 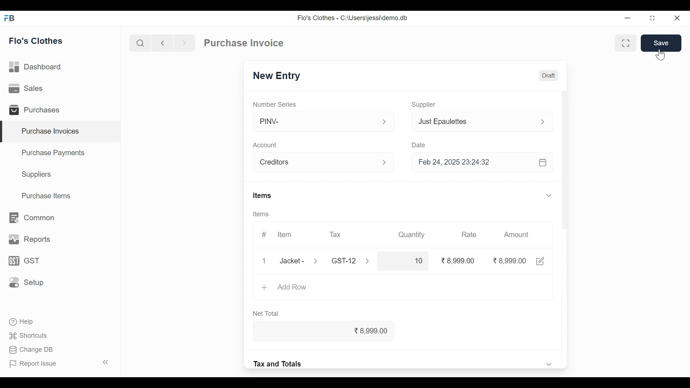 I want to click on Sales, so click(x=29, y=89).